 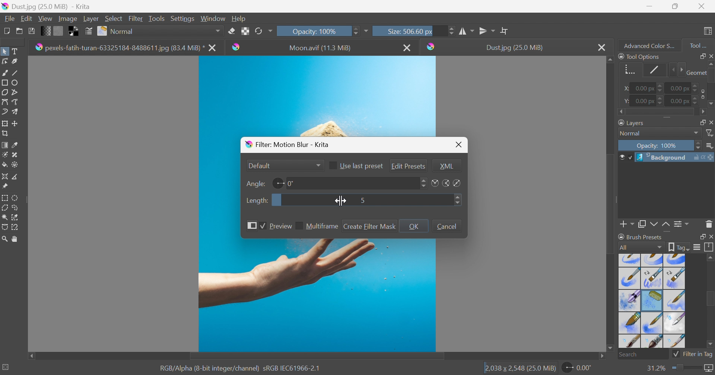 What do you see at coordinates (26, 18) in the screenshot?
I see `Edit` at bounding box center [26, 18].